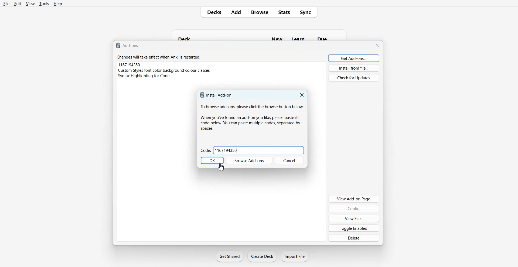  Describe the element at coordinates (354, 58) in the screenshot. I see `Get Add ons` at that location.